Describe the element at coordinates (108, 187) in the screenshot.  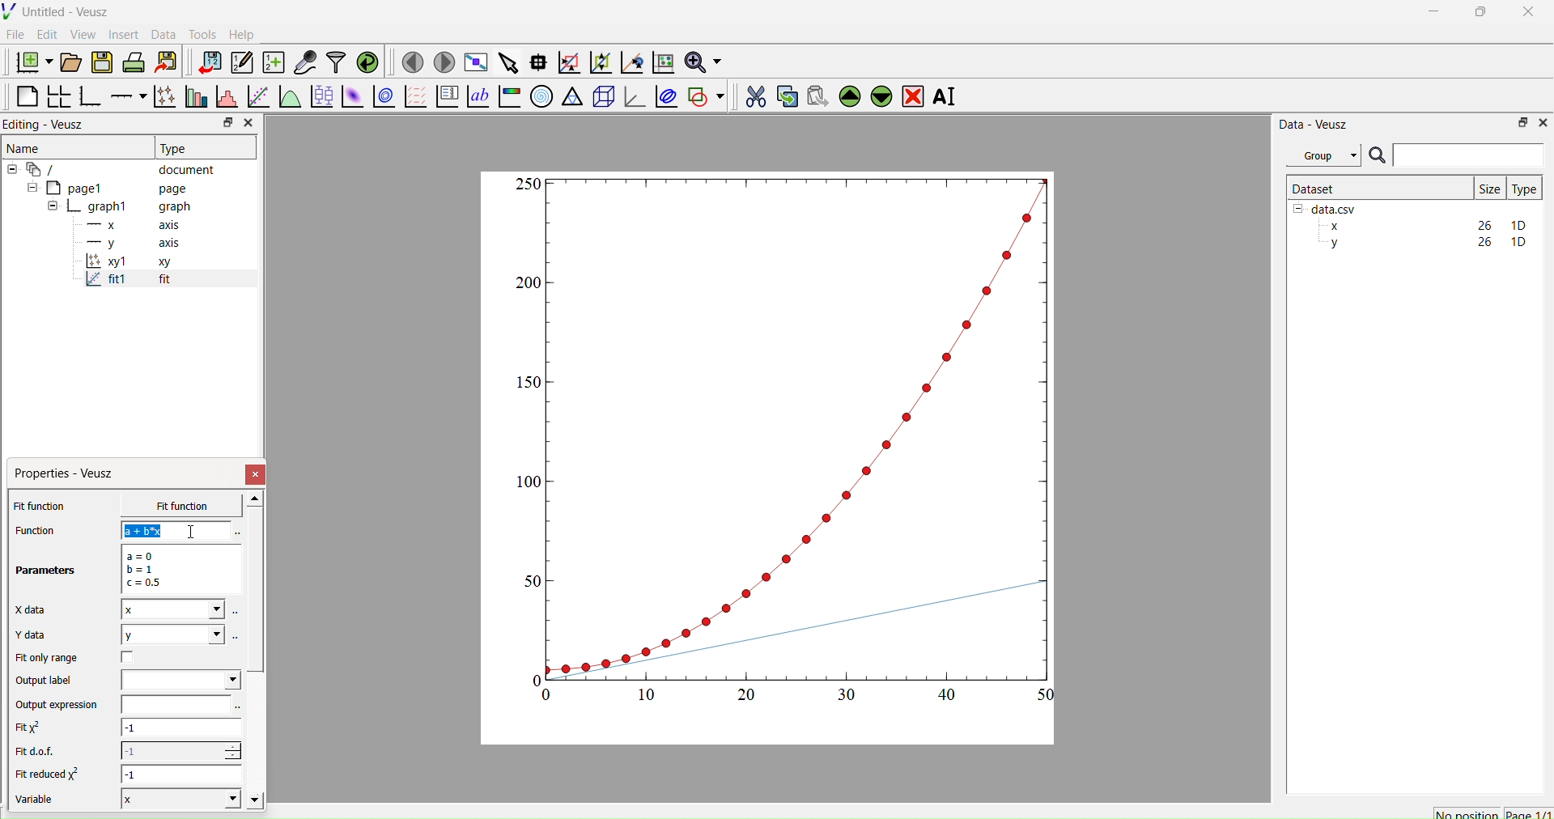
I see `page1 page` at that location.